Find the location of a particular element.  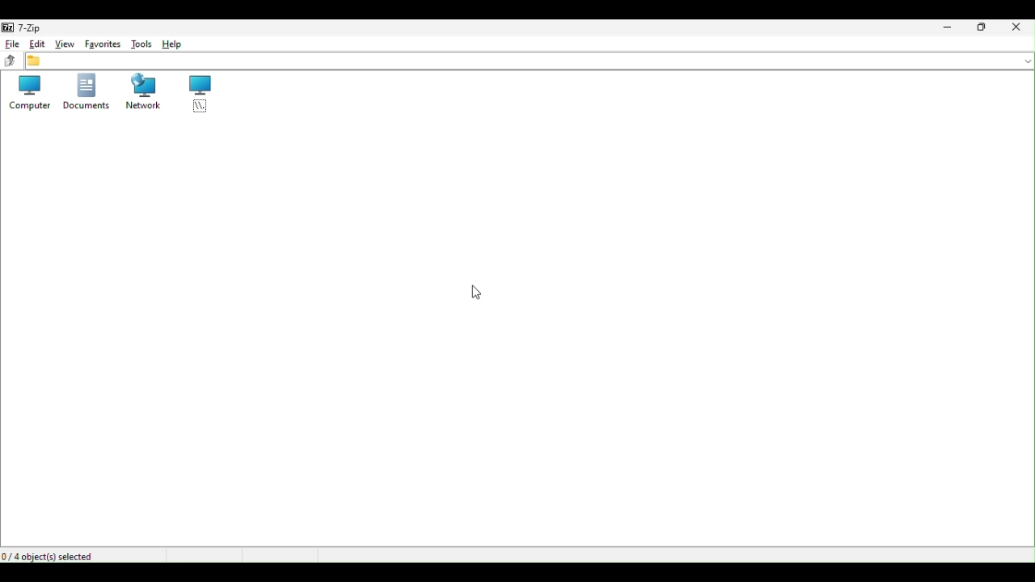

Network is located at coordinates (139, 92).